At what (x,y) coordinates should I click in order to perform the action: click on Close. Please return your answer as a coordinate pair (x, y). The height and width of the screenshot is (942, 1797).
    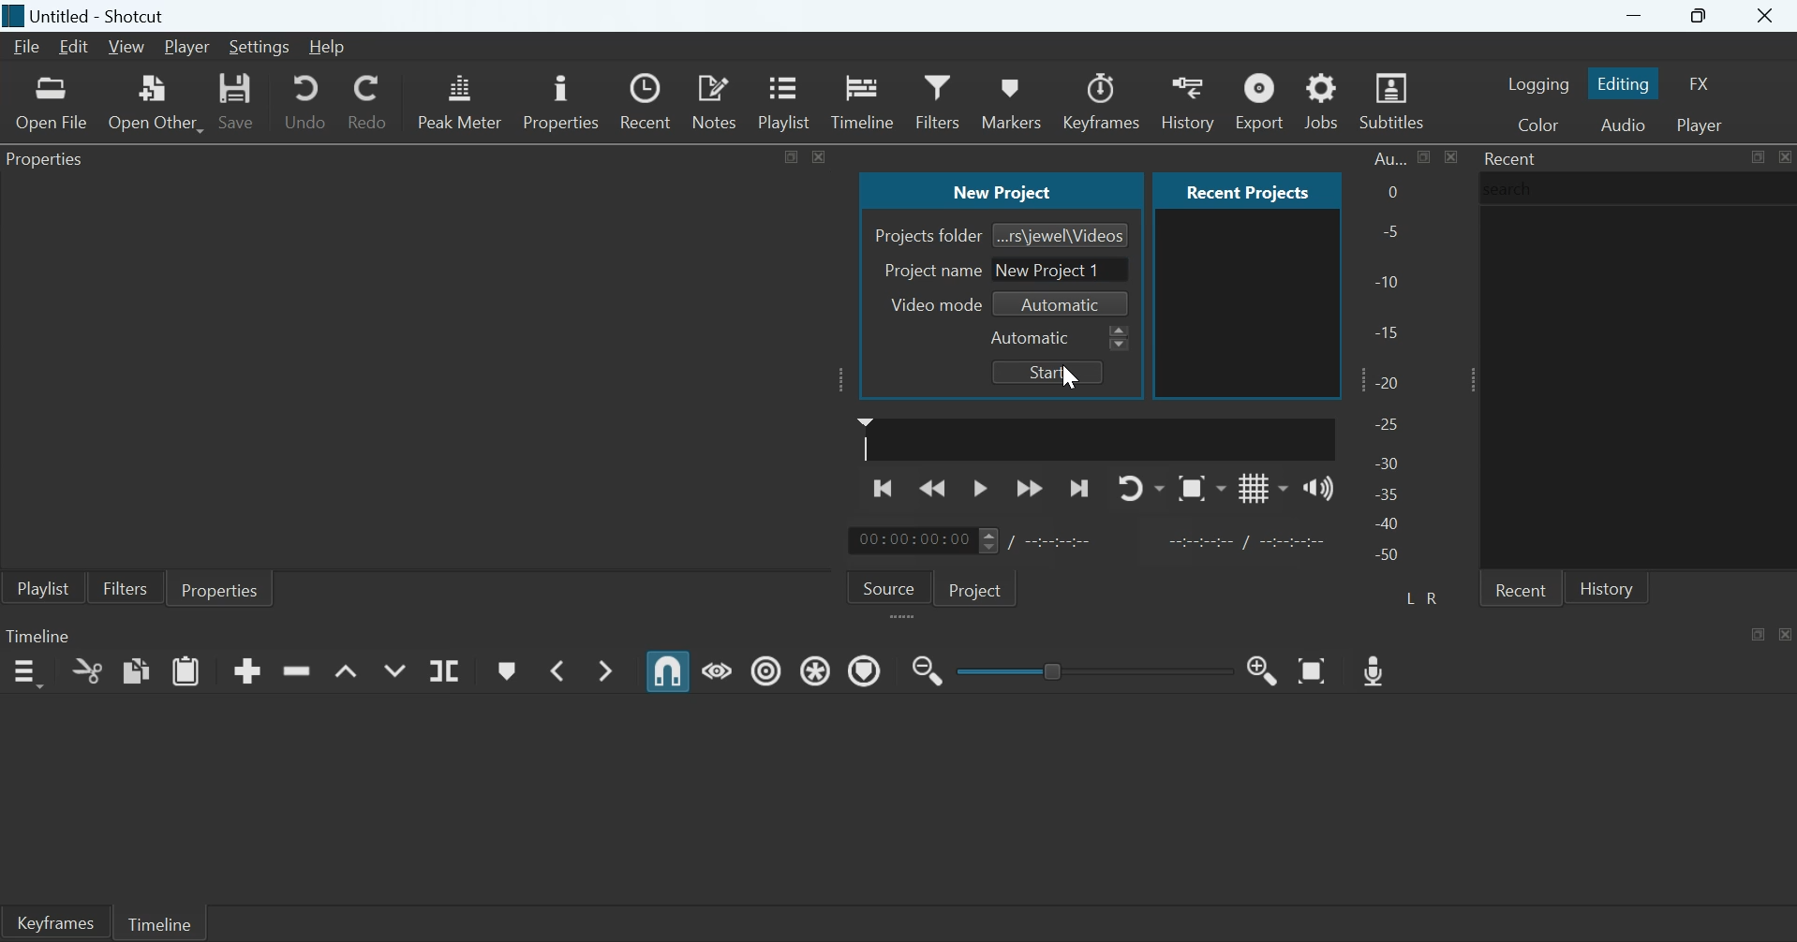
    Looking at the image, I should click on (1786, 633).